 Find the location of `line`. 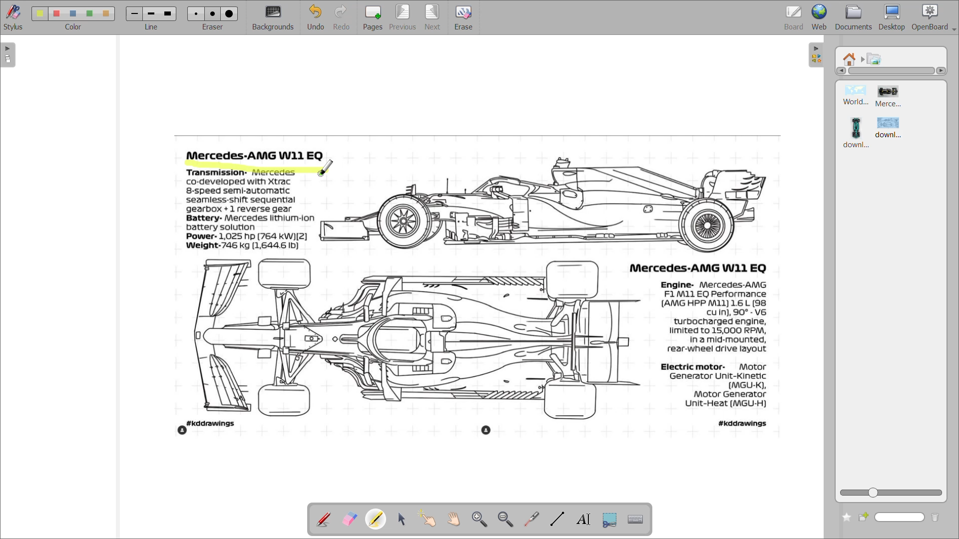

line is located at coordinates (151, 26).